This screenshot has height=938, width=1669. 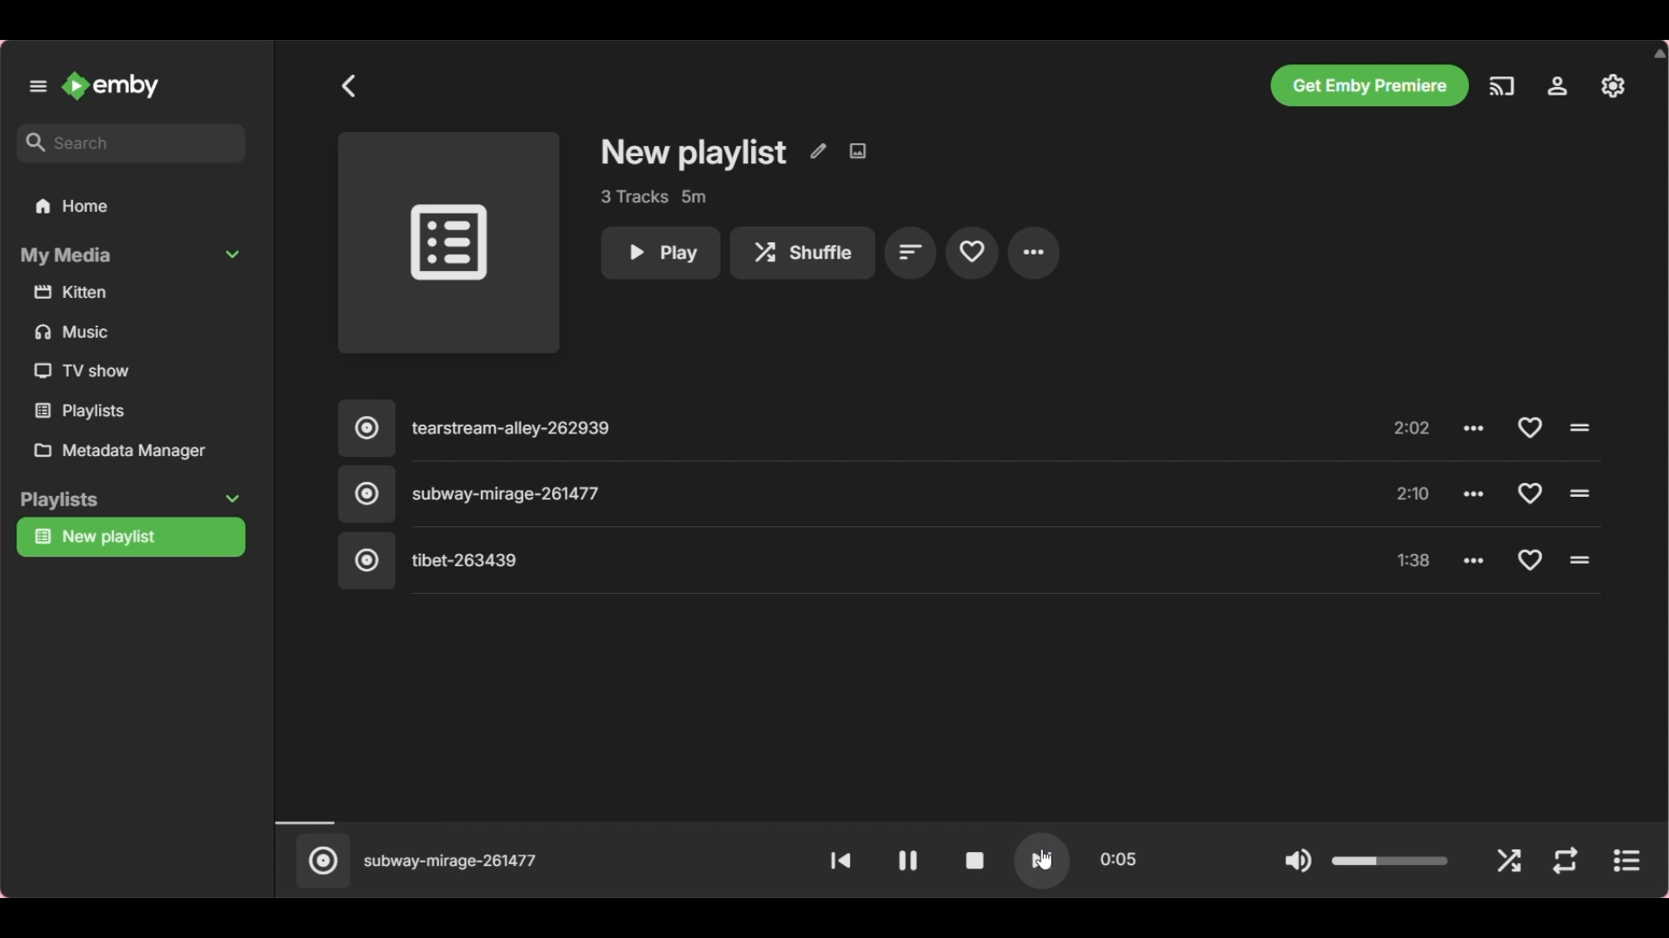 What do you see at coordinates (801, 253) in the screenshot?
I see `Shuffle` at bounding box center [801, 253].